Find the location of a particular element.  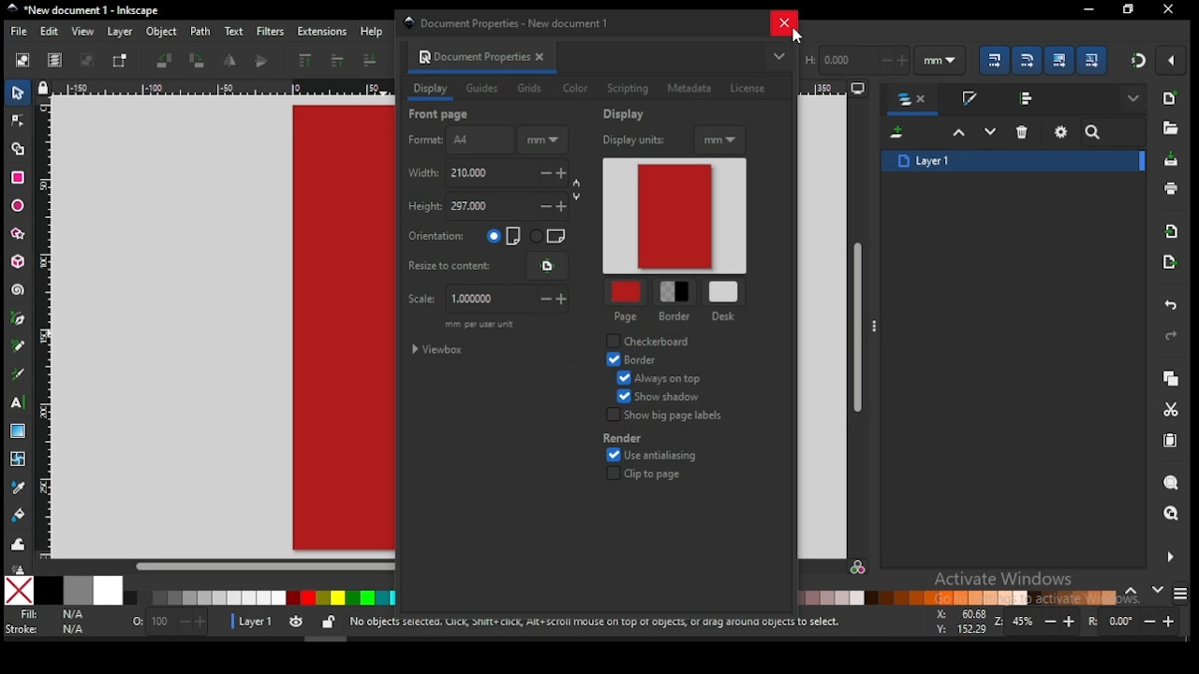

none is located at coordinates (19, 591).